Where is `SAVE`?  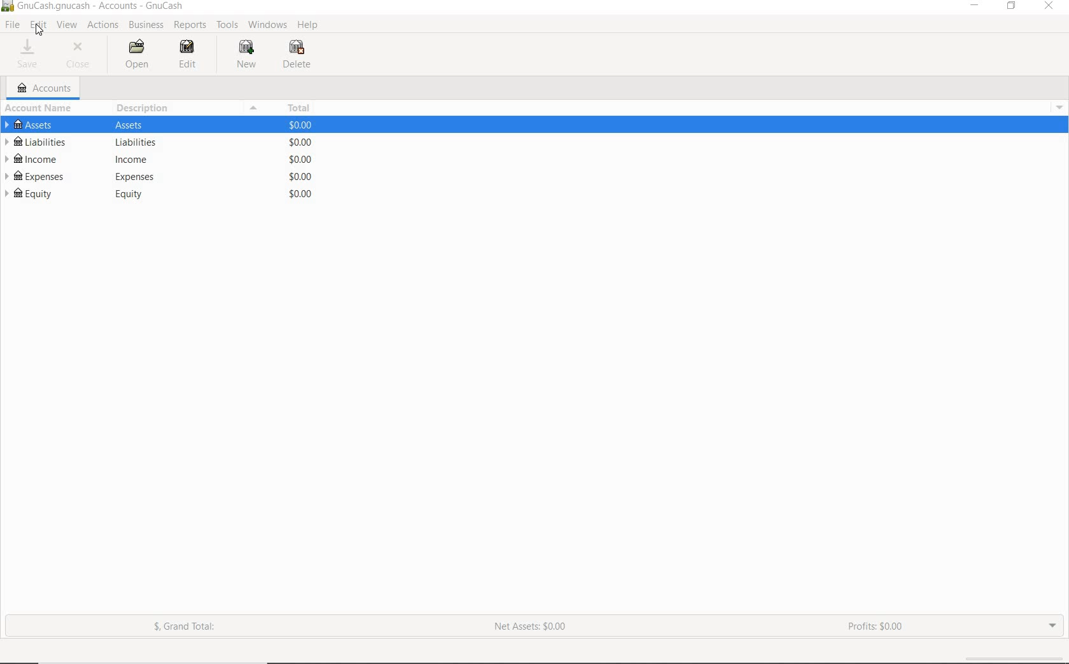 SAVE is located at coordinates (28, 55).